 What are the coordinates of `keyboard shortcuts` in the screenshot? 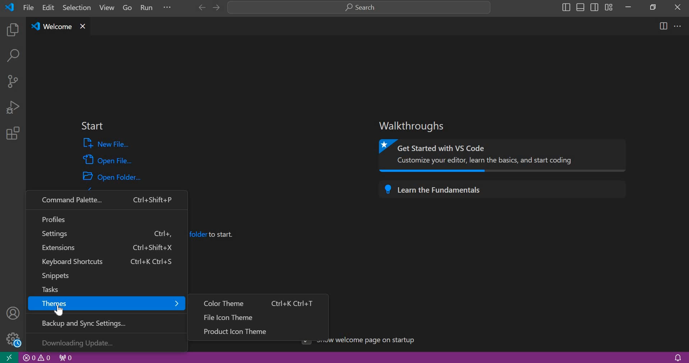 It's located at (105, 262).